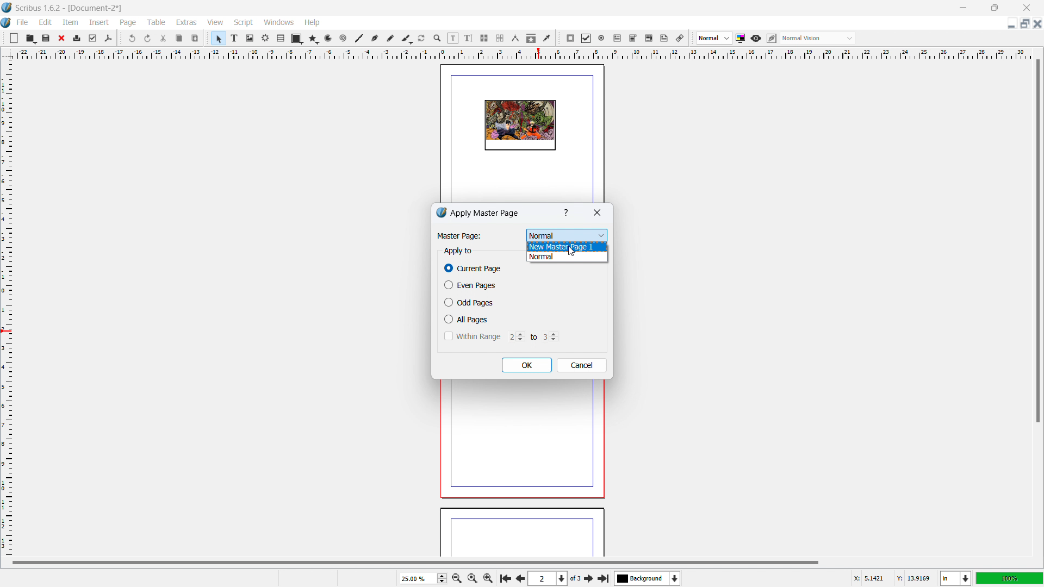 The image size is (1044, 587). I want to click on polygon, so click(314, 39).